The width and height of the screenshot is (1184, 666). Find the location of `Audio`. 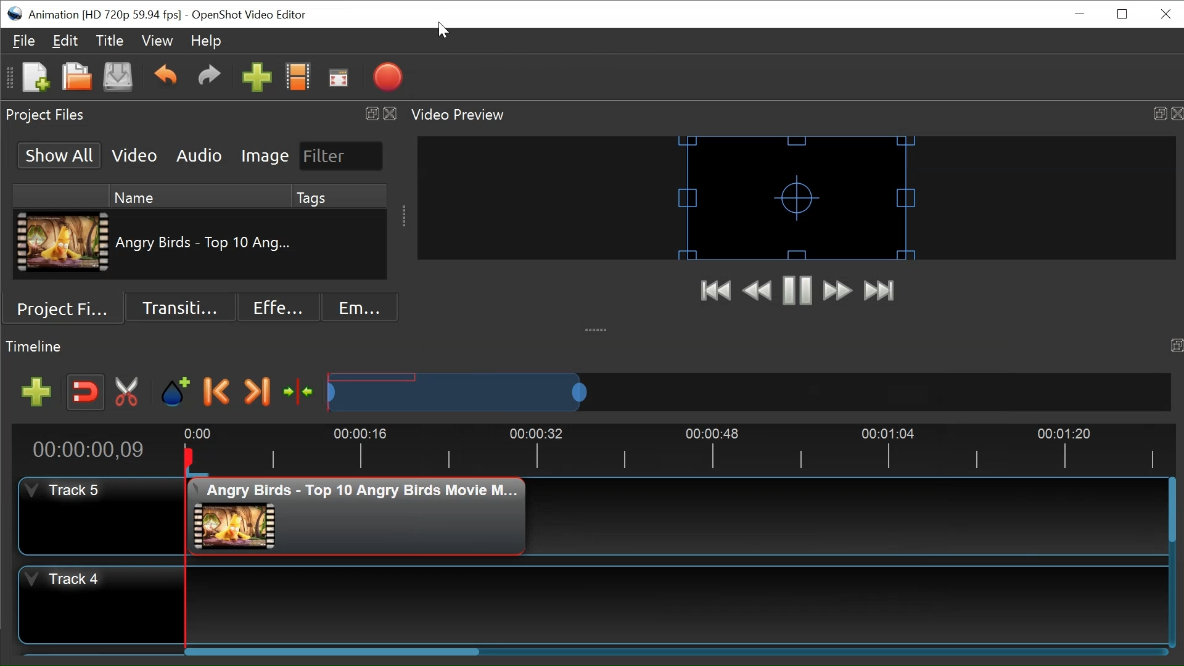

Audio is located at coordinates (201, 155).